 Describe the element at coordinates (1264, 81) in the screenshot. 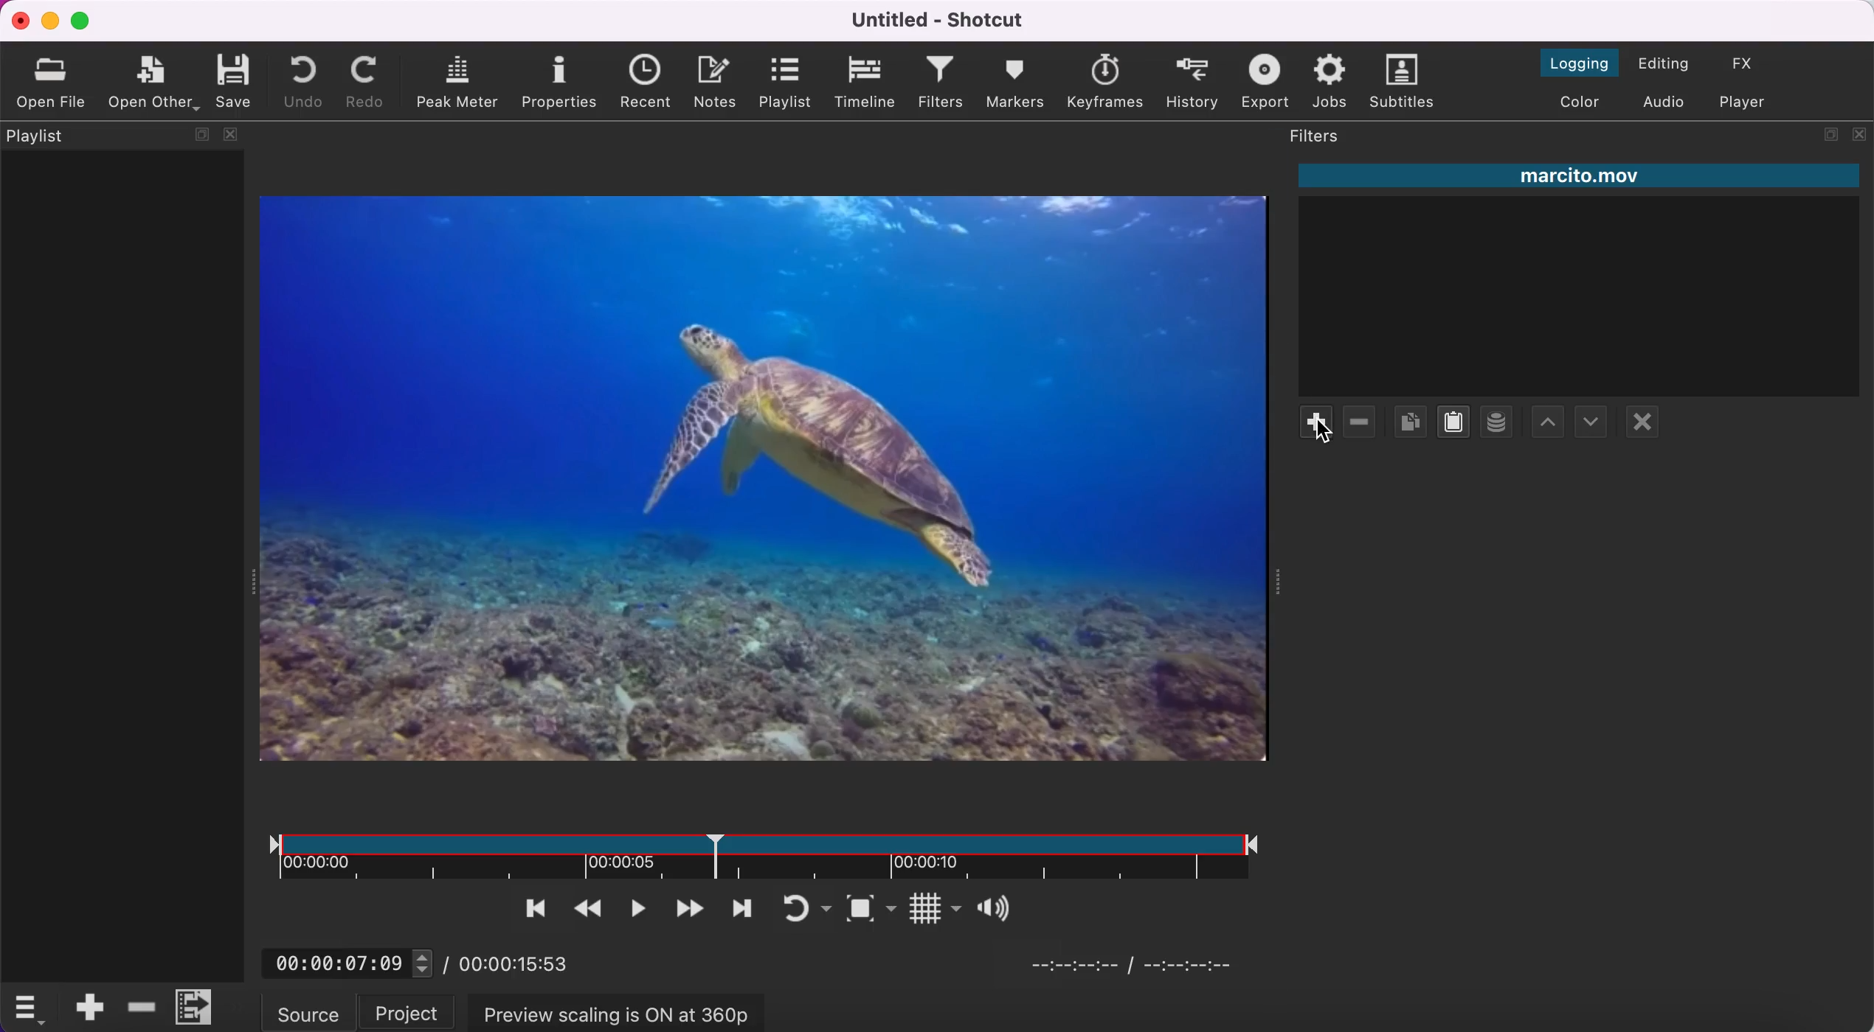

I see `export` at that location.